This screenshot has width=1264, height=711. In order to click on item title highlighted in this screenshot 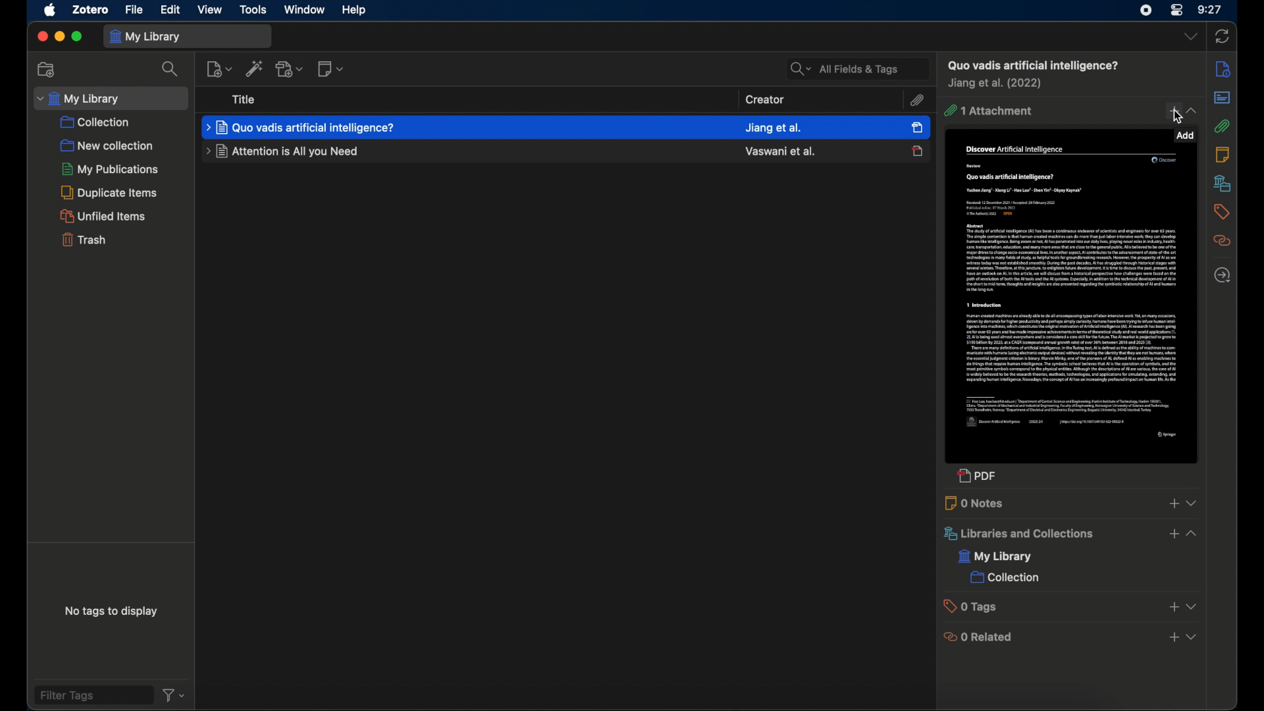, I will do `click(302, 126)`.